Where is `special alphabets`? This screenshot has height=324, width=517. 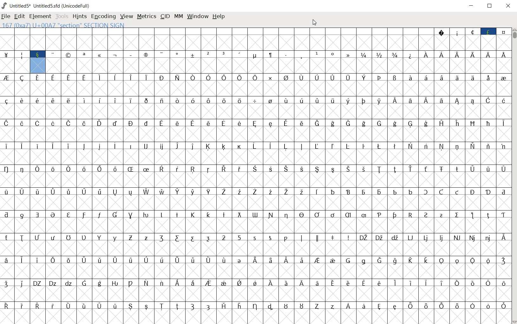 special alphabets is located at coordinates (255, 222).